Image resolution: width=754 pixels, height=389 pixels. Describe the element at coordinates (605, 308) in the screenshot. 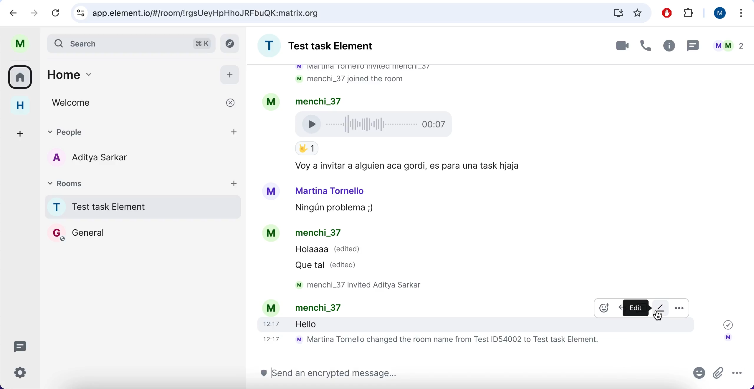

I see `emoji` at that location.